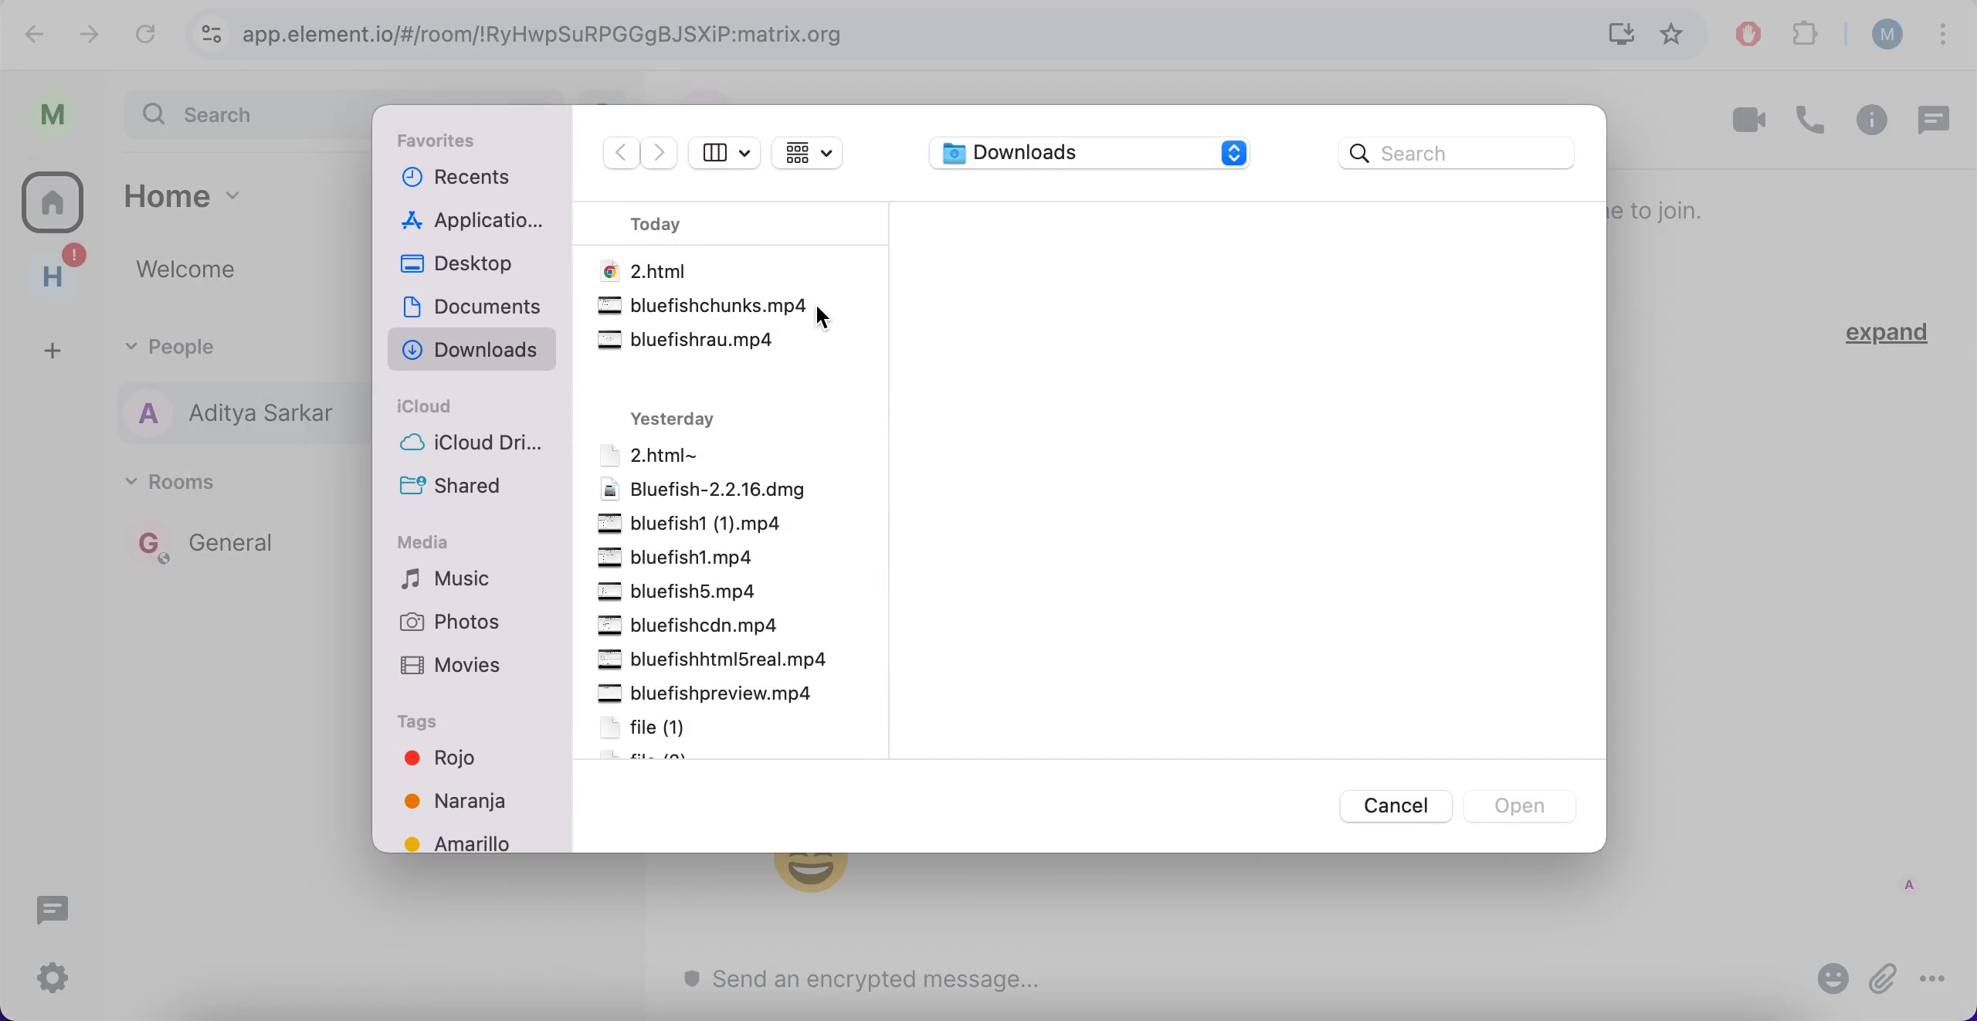 This screenshot has height=1021, width=1977. Describe the element at coordinates (472, 443) in the screenshot. I see `icloud drive` at that location.